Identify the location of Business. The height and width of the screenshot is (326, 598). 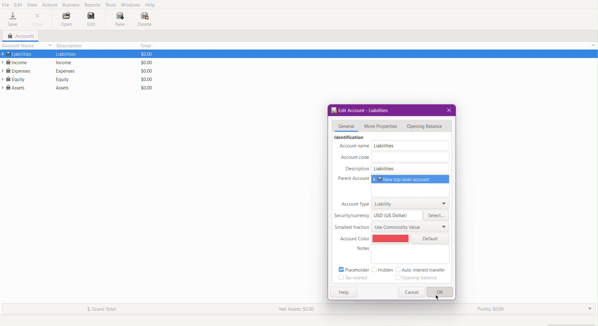
(71, 5).